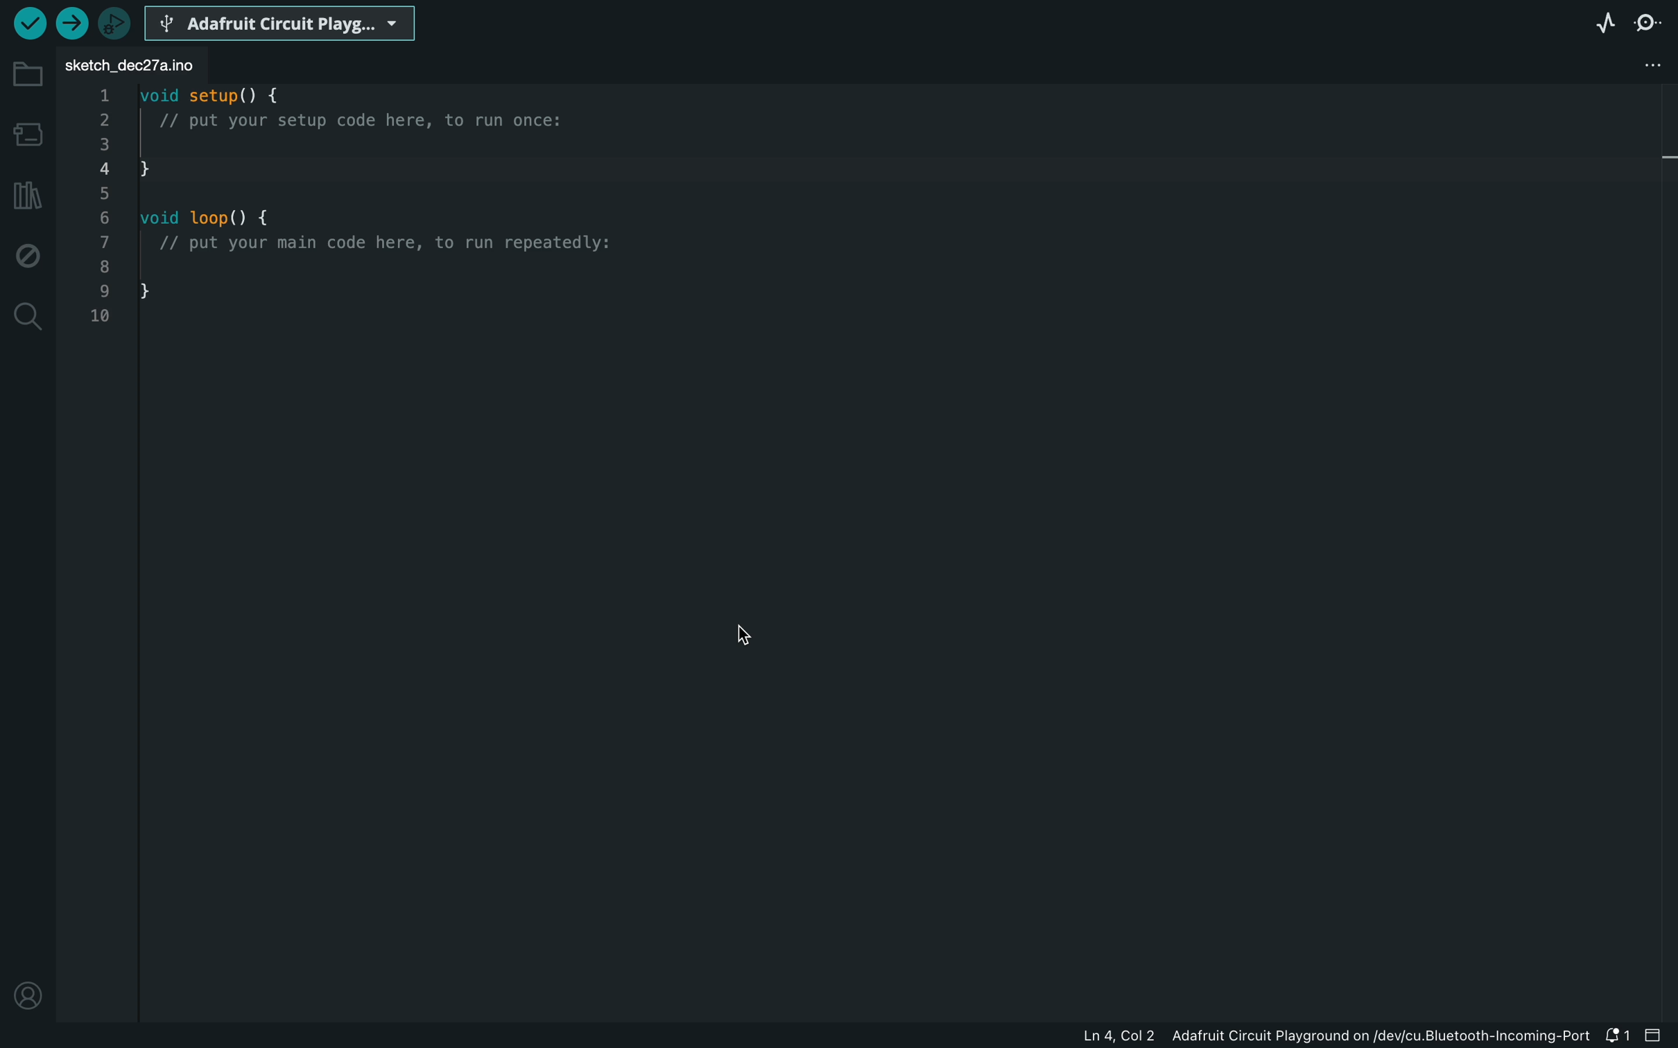  I want to click on board manager, so click(28, 133).